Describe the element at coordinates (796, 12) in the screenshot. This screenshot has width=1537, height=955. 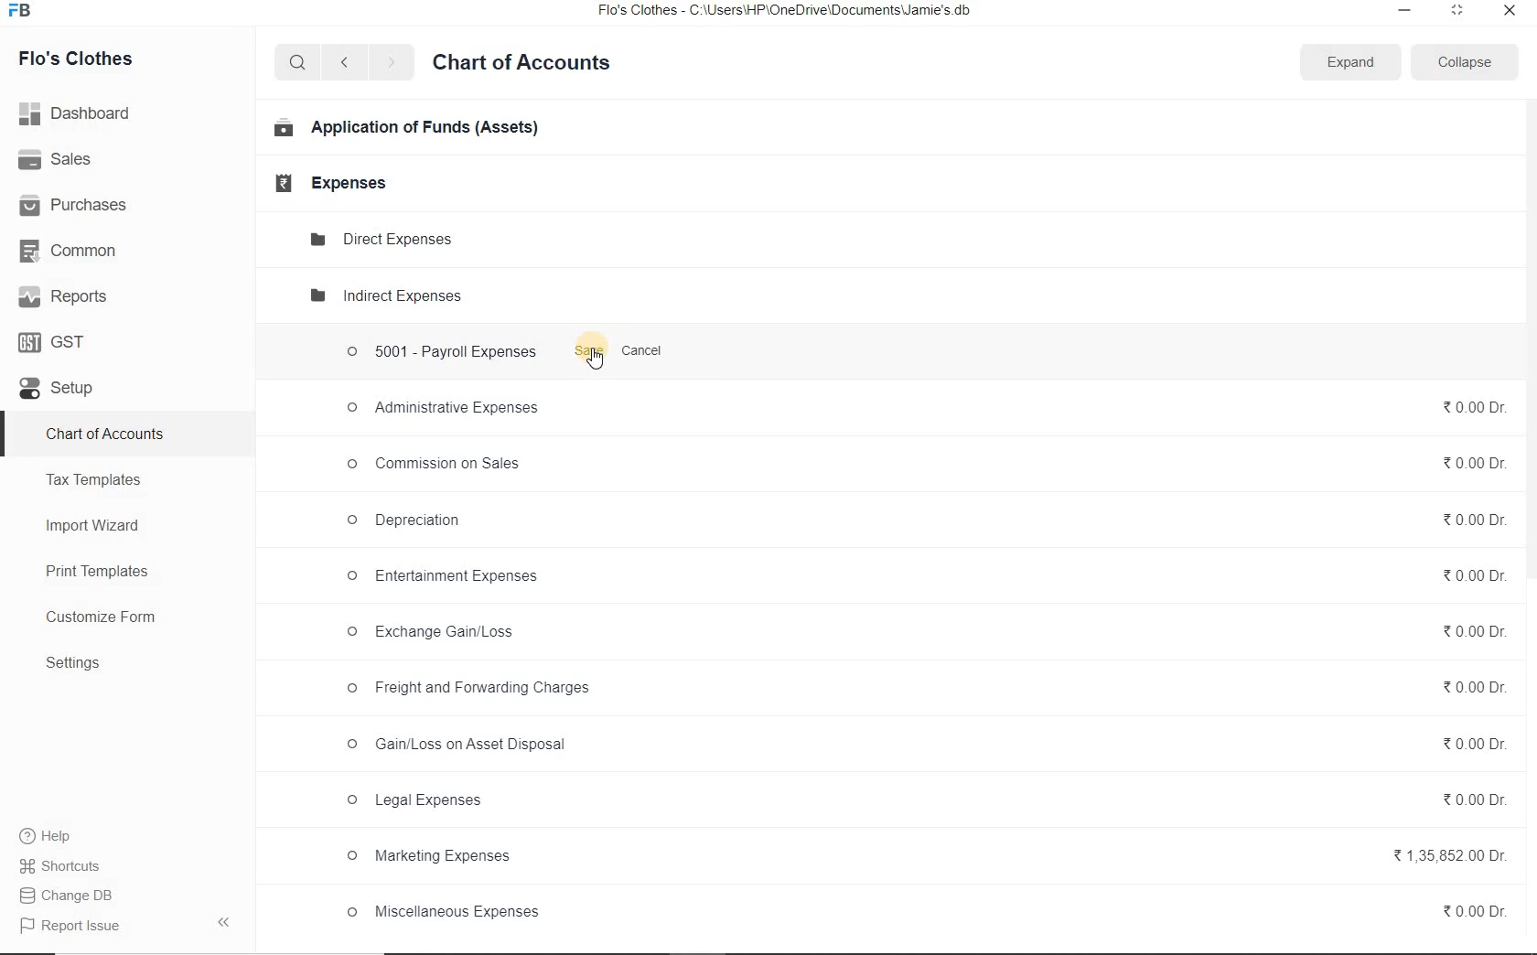
I see `Flo's Clothes - C:\Users\HP\OneDrive\Documents\Jamie's db` at that location.